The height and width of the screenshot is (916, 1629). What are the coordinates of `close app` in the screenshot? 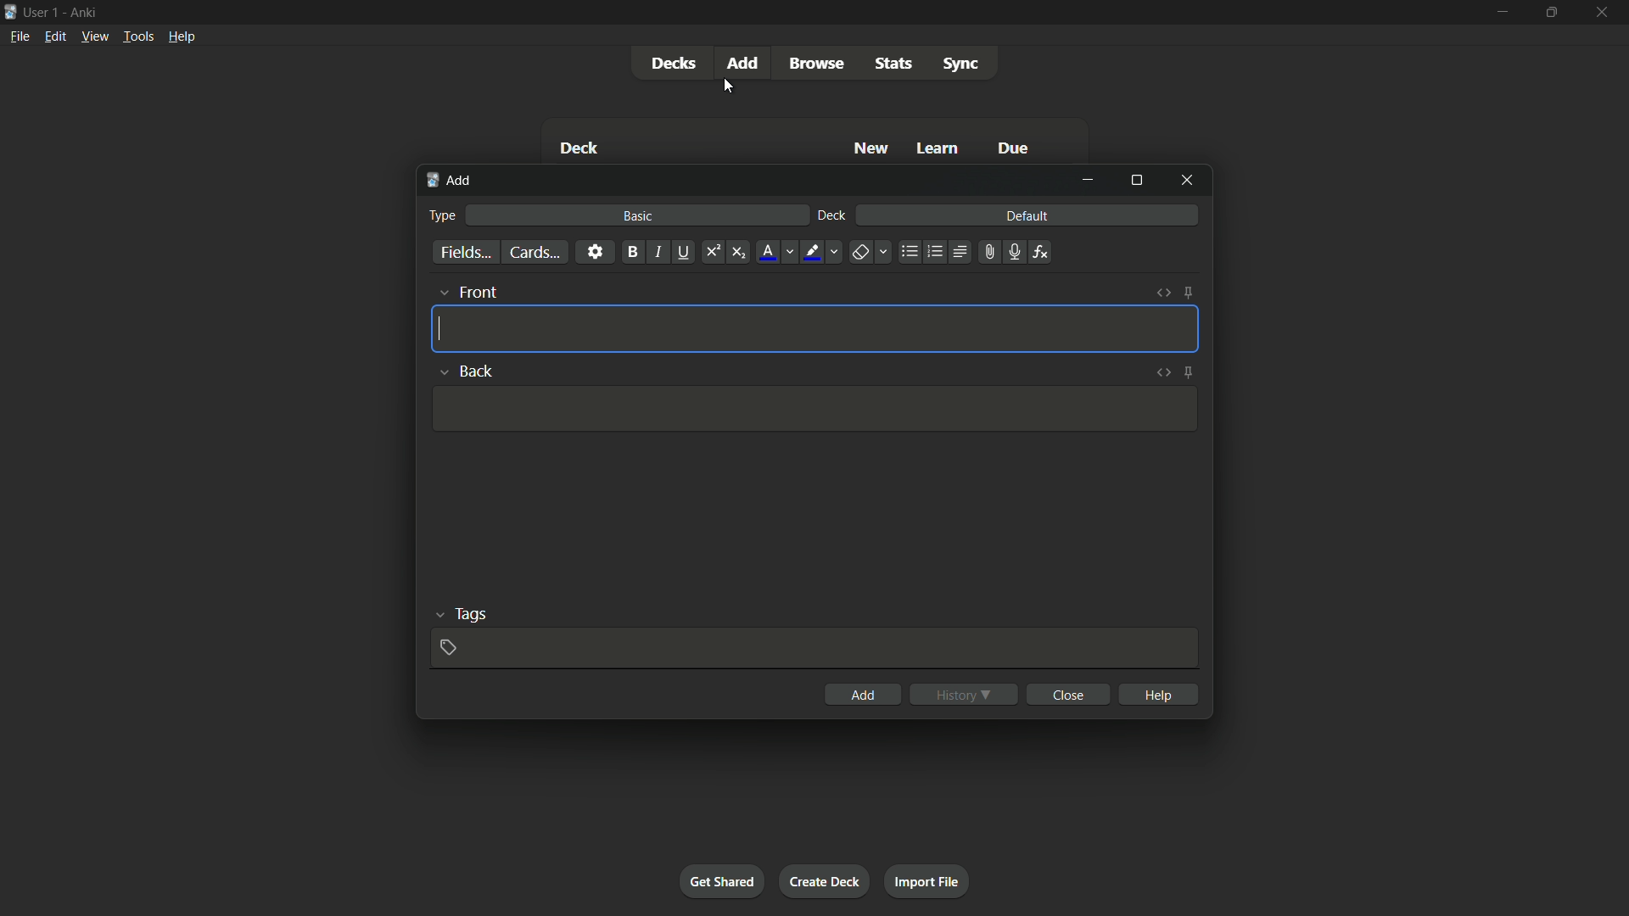 It's located at (1604, 12).